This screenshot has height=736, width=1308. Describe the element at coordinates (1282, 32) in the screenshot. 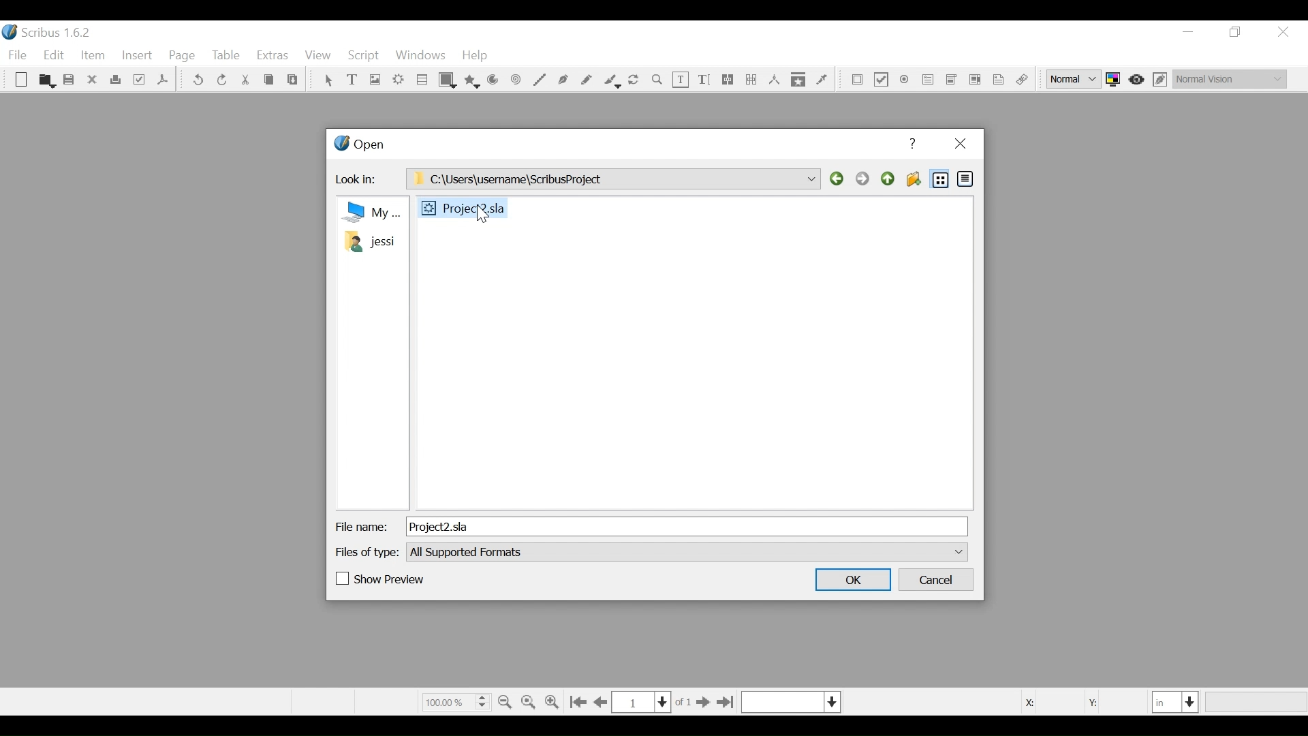

I see `Close` at that location.